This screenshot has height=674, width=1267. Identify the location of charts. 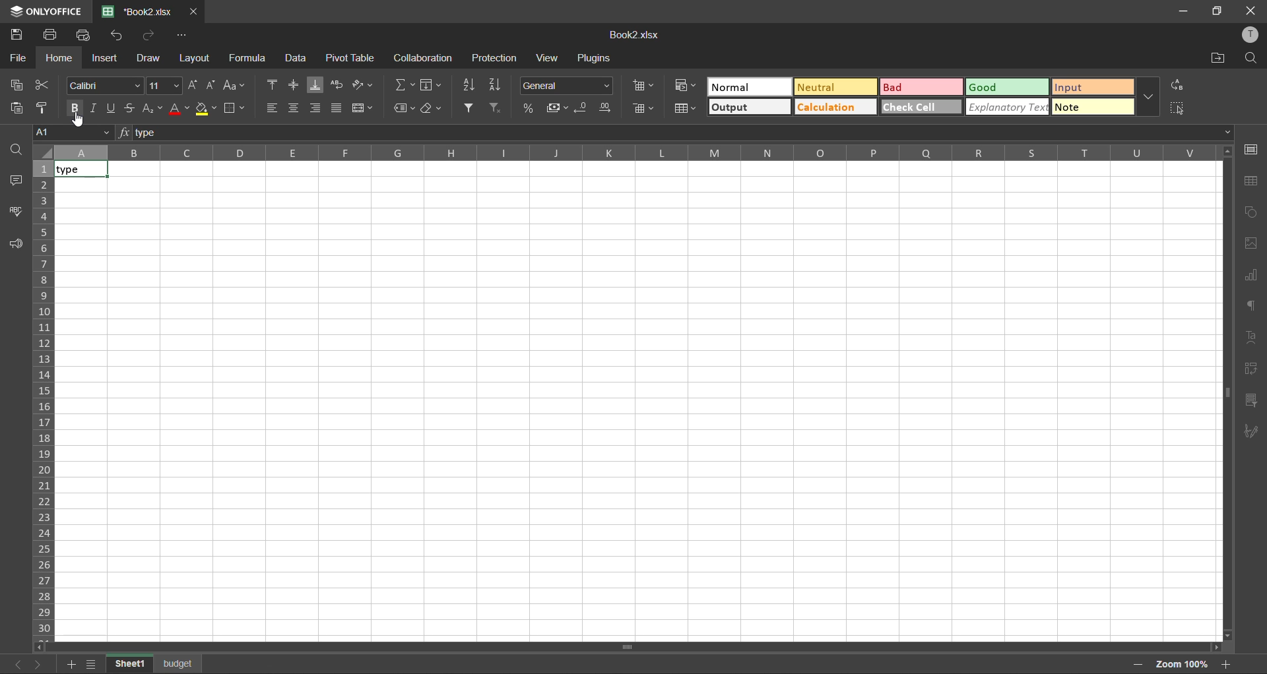
(1252, 275).